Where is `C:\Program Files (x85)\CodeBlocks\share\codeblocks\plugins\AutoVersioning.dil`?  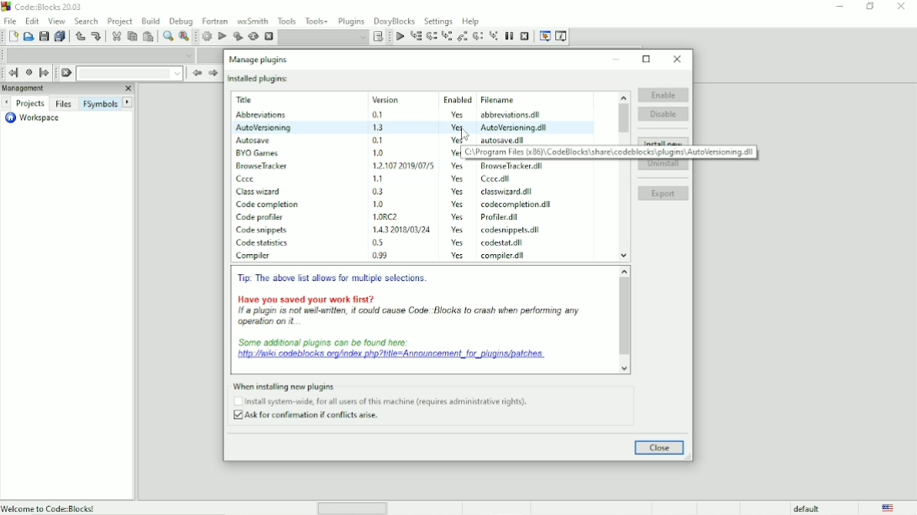 C:\Program Files (x85)\CodeBlocks\share\codeblocks\plugins\AutoVersioning.dil is located at coordinates (610, 152).